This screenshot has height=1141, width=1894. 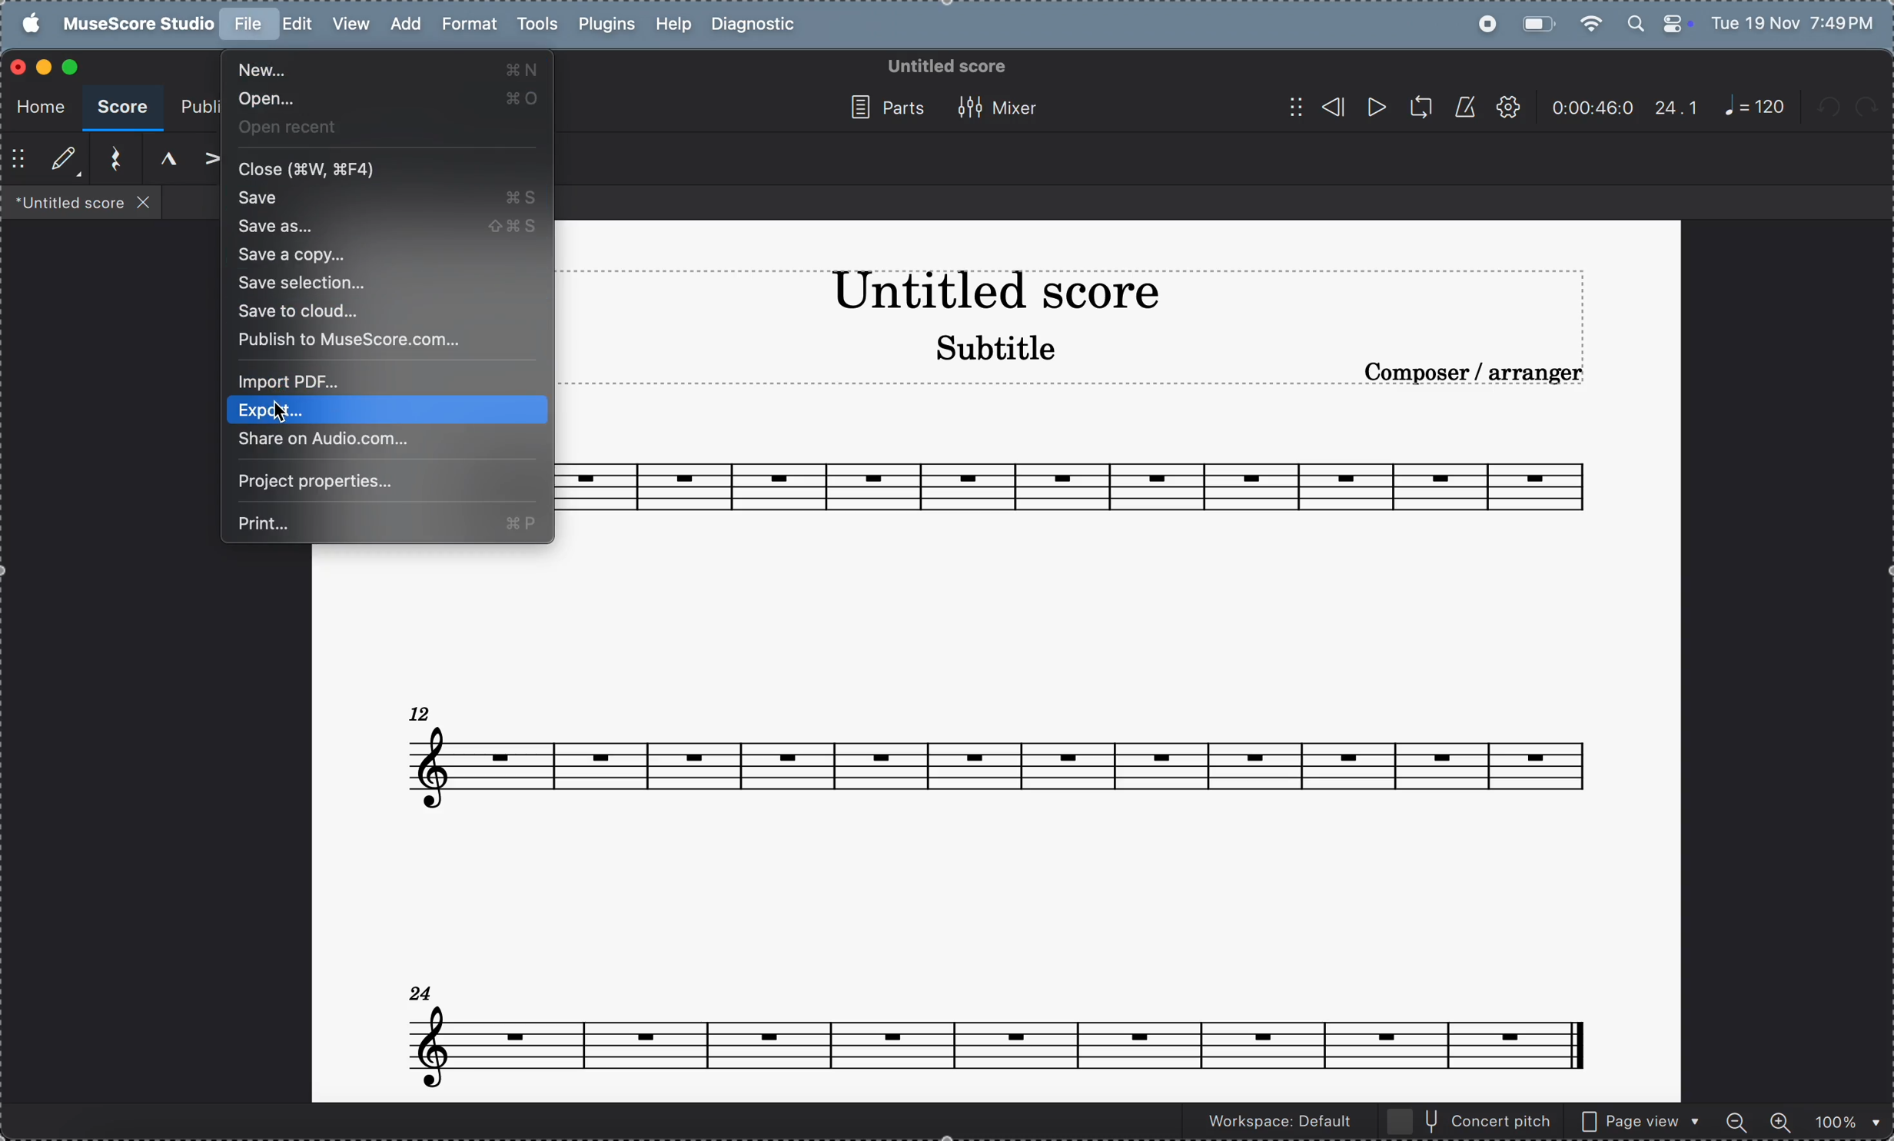 I want to click on , so click(x=390, y=71).